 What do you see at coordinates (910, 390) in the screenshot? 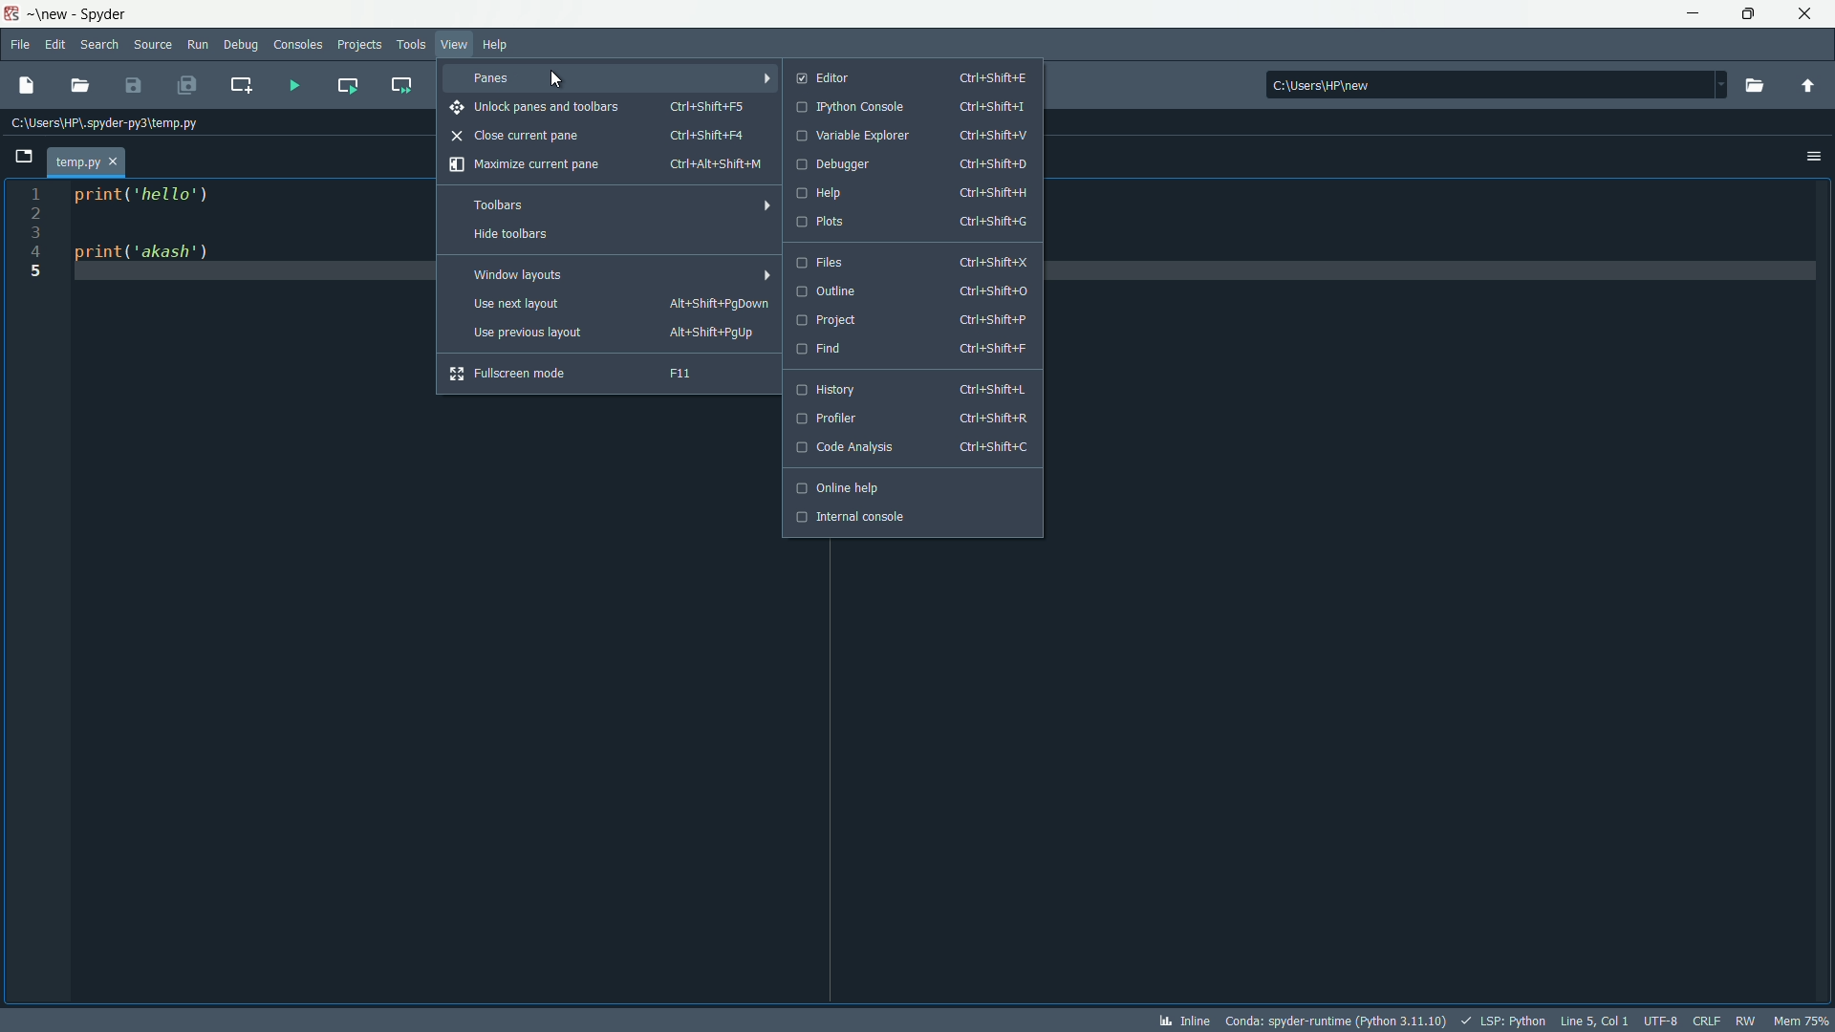
I see `history` at bounding box center [910, 390].